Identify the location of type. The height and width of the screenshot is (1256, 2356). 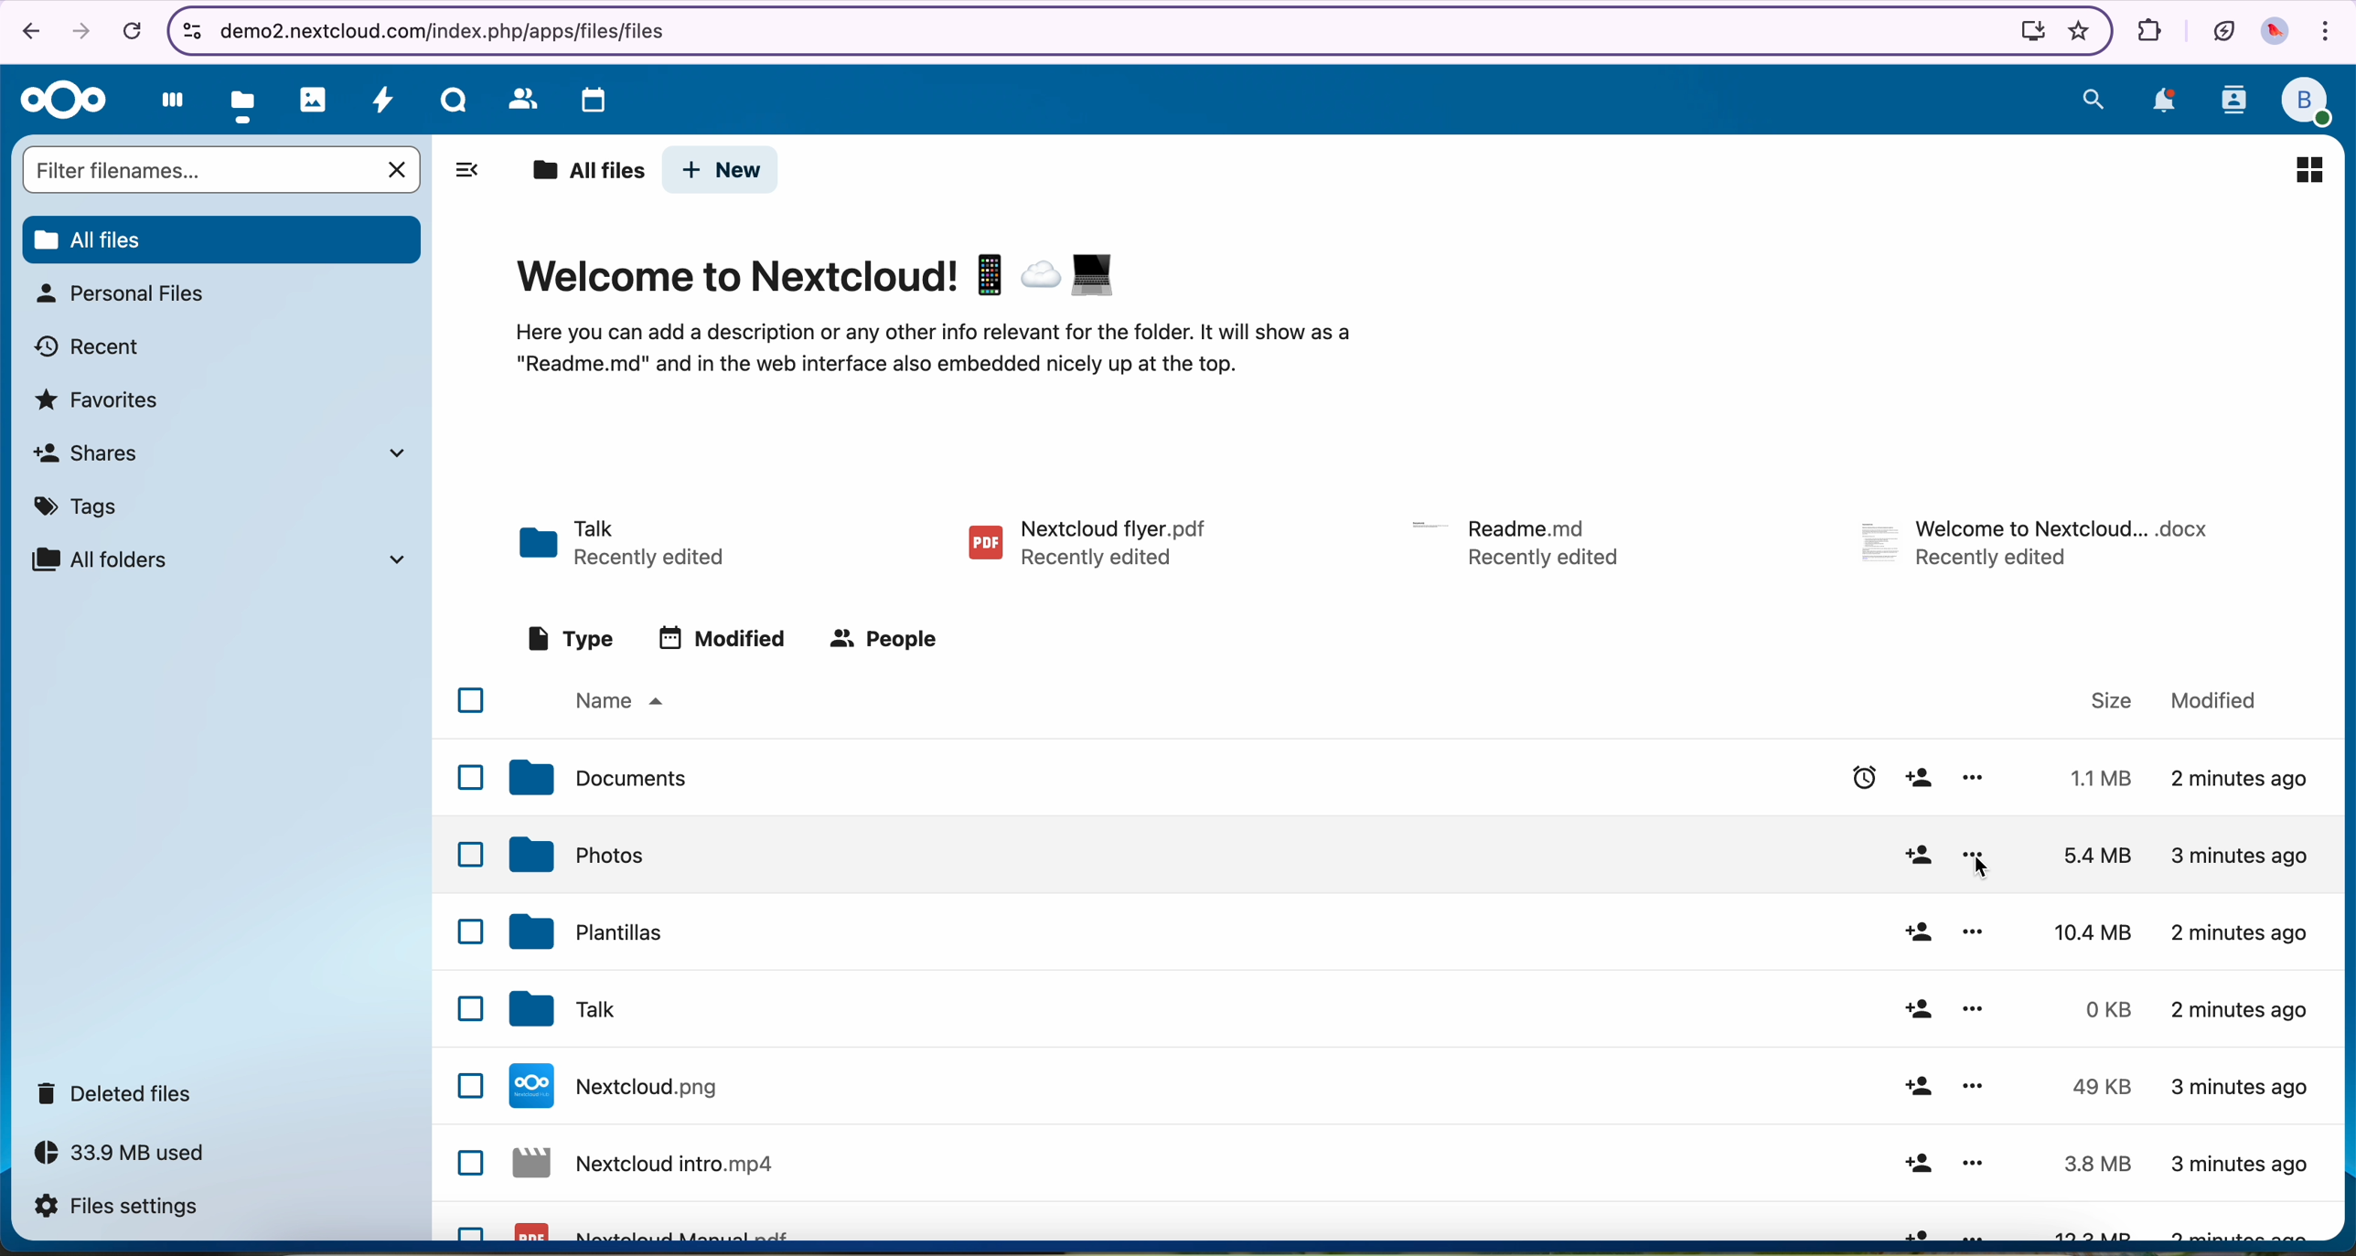
(568, 637).